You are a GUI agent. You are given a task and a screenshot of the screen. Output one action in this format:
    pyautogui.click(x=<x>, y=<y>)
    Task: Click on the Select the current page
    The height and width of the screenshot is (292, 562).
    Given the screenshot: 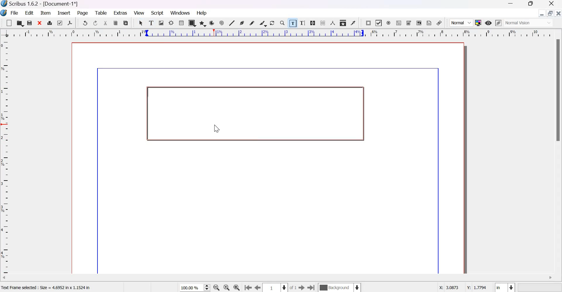 What is the action you would take?
    pyautogui.click(x=275, y=288)
    